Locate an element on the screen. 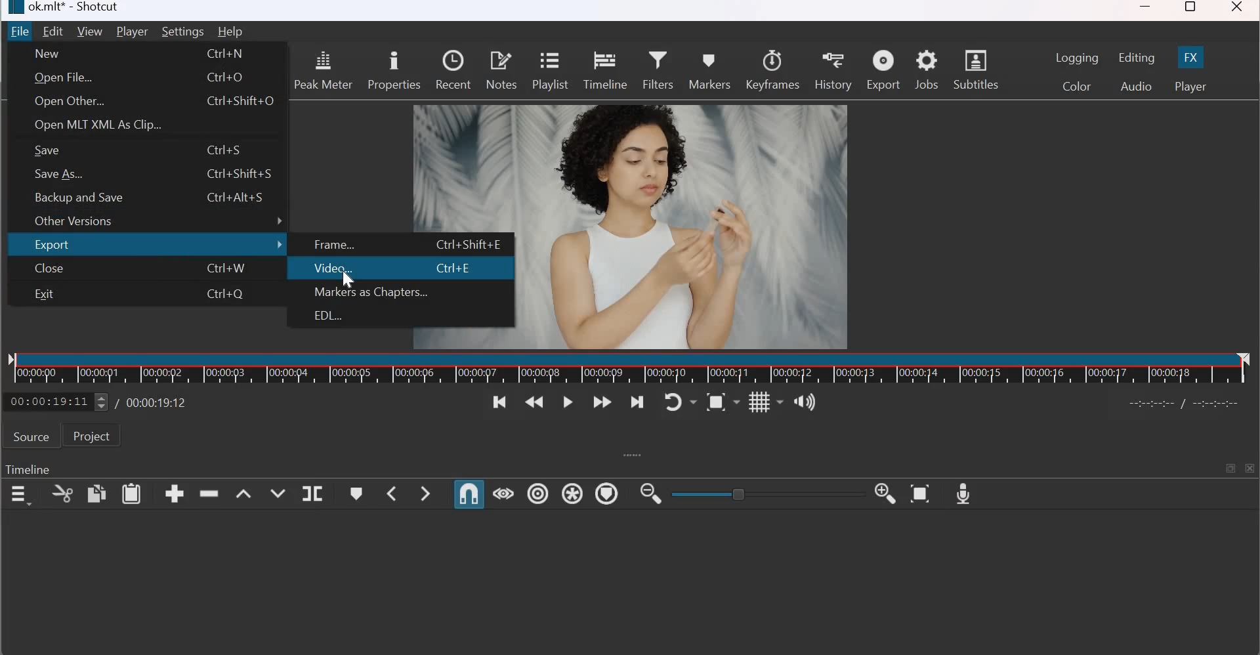 Image resolution: width=1260 pixels, height=655 pixels. Play quickly forwards is located at coordinates (603, 402).